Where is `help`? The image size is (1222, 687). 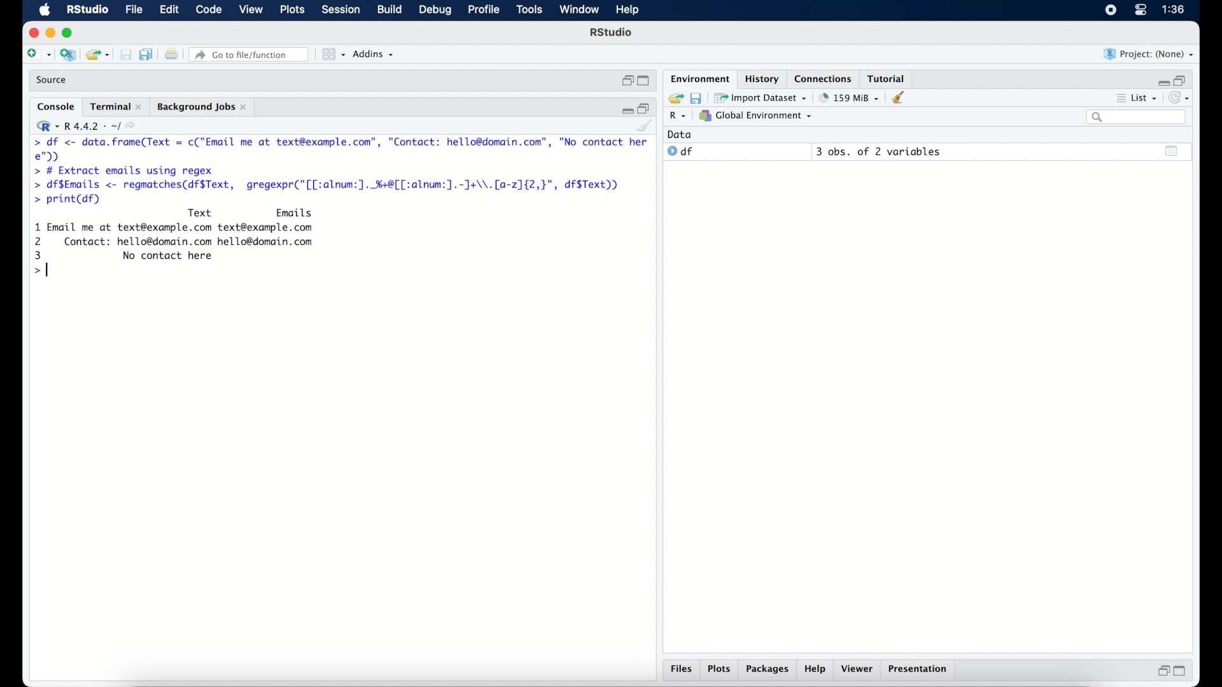 help is located at coordinates (628, 10).